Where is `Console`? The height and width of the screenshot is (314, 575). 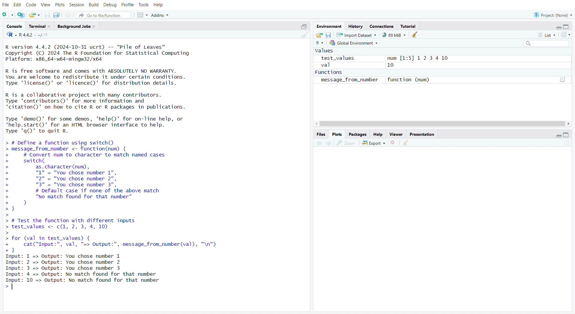
Console is located at coordinates (14, 27).